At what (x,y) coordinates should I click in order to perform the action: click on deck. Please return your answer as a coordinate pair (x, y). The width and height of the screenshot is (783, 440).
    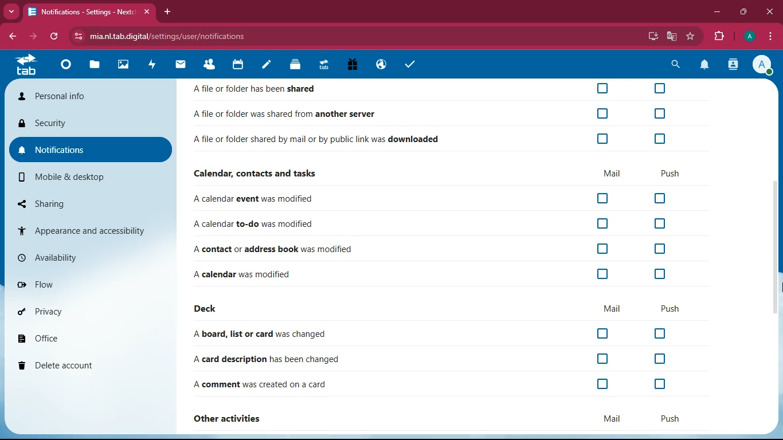
    Looking at the image, I should click on (210, 309).